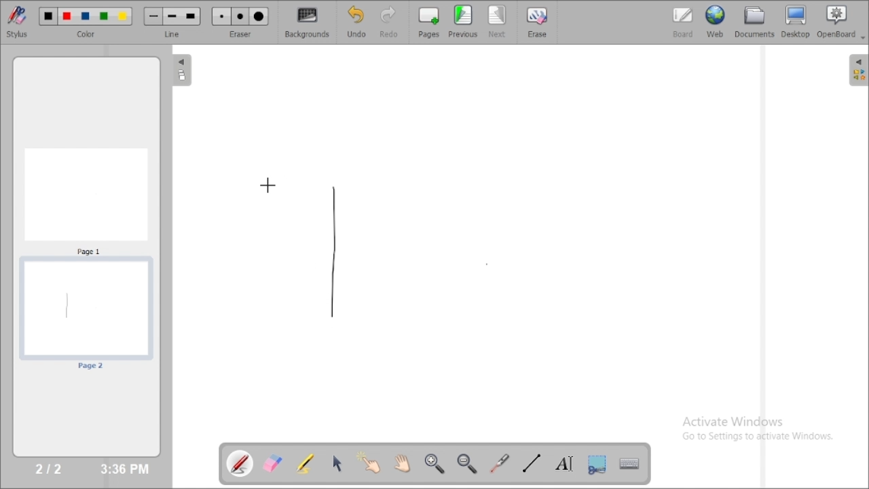  I want to click on Color 3, so click(86, 17).